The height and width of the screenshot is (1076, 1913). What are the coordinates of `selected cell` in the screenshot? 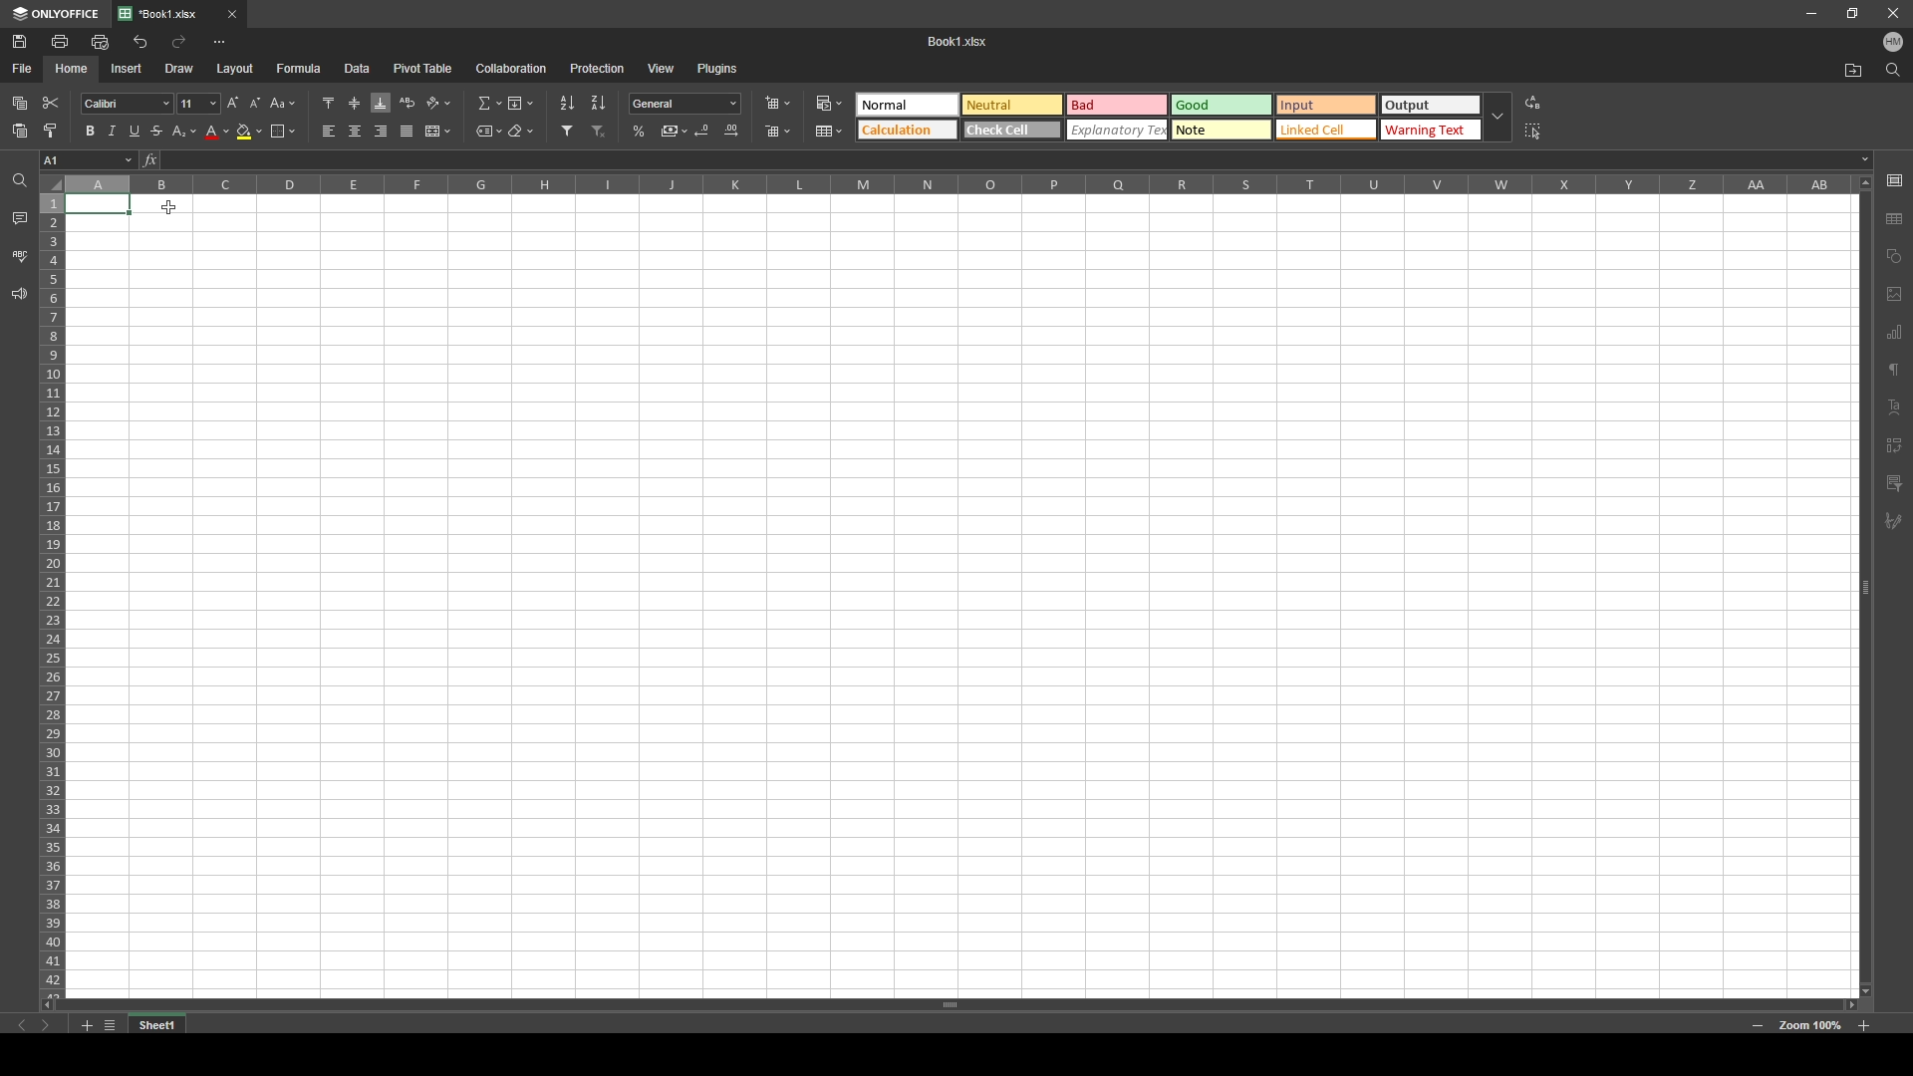 It's located at (89, 160).